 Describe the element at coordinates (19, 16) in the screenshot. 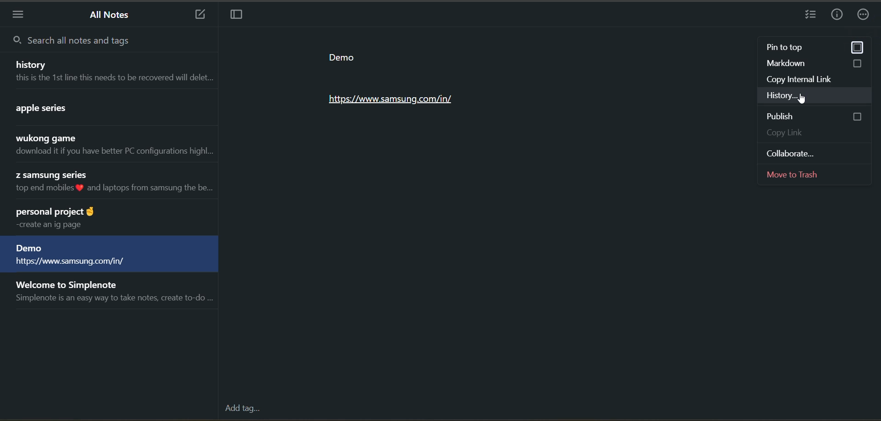

I see `menu` at that location.